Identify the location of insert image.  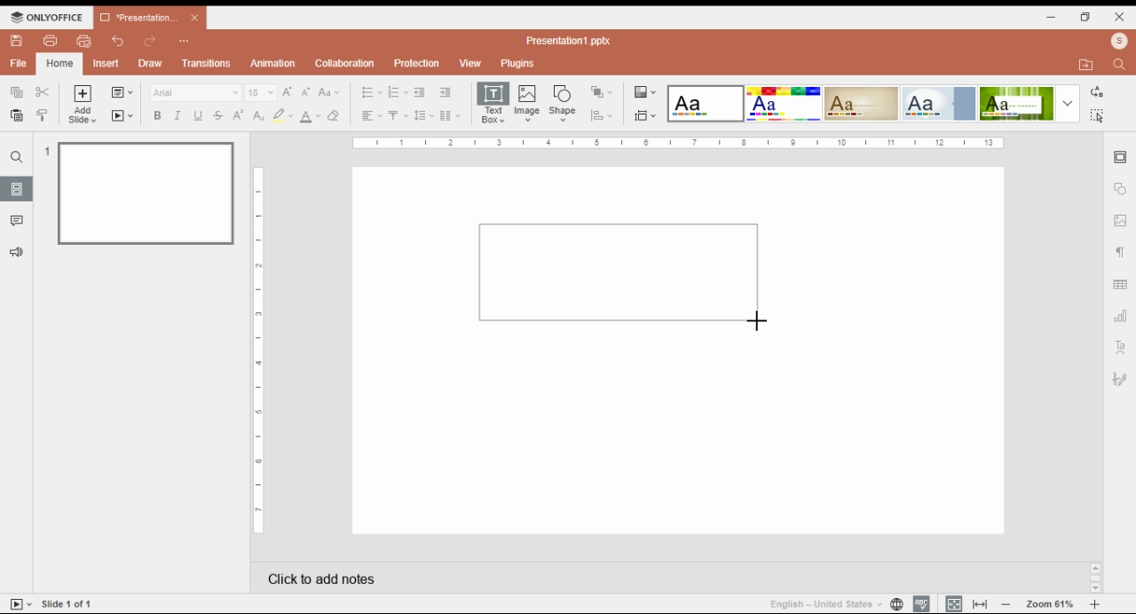
(528, 105).